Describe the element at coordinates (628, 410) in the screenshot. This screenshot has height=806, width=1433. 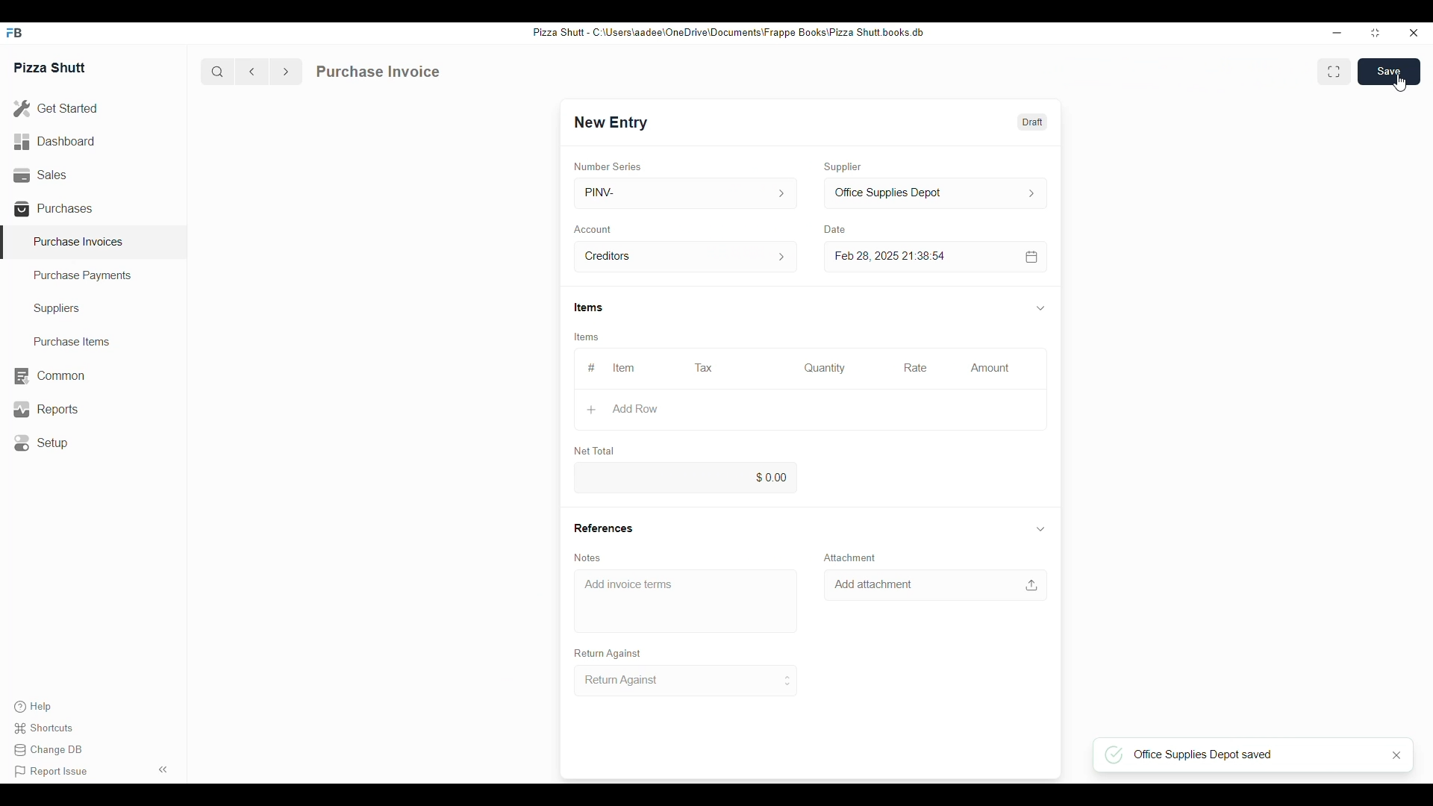
I see `Add Row` at that location.